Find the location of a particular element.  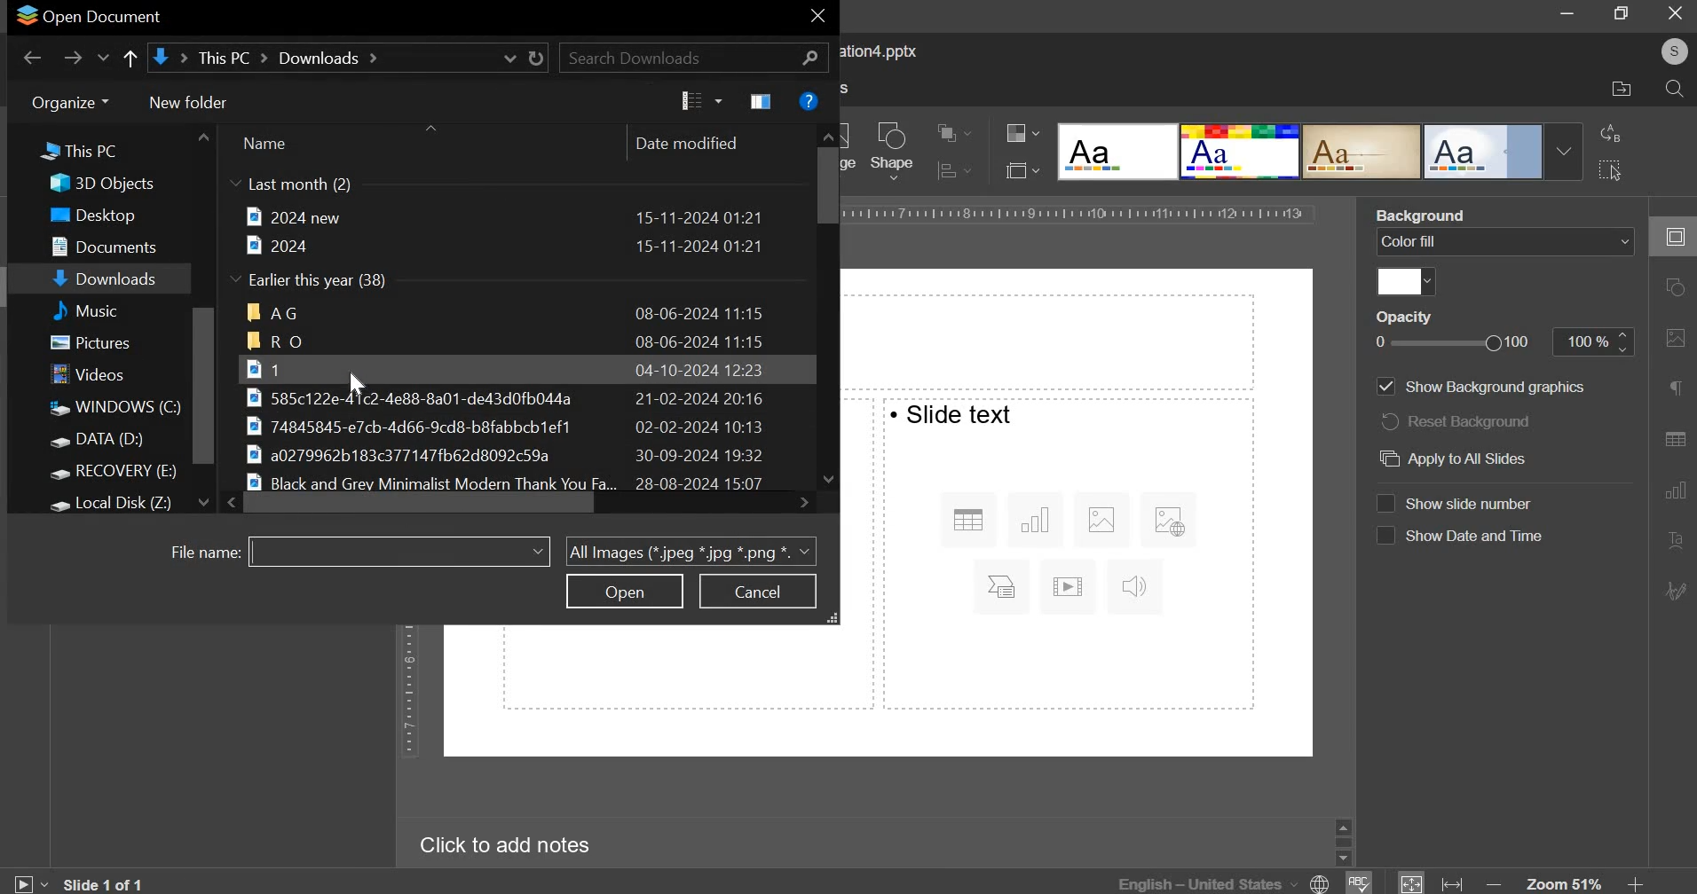

Organize is located at coordinates (68, 102).